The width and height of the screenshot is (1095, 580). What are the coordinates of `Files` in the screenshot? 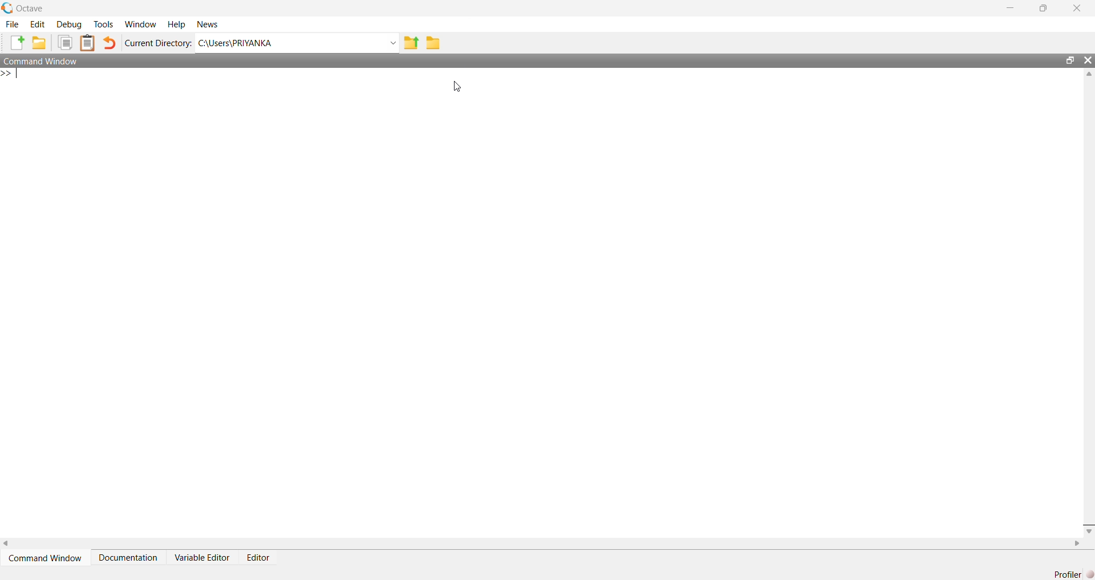 It's located at (66, 43).